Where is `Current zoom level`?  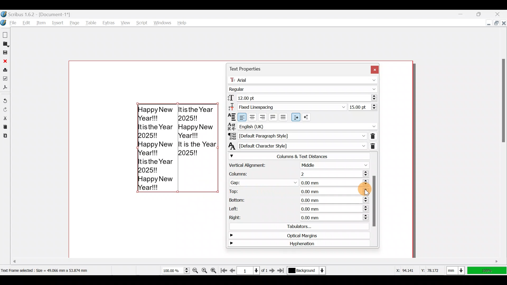 Current zoom level is located at coordinates (175, 271).